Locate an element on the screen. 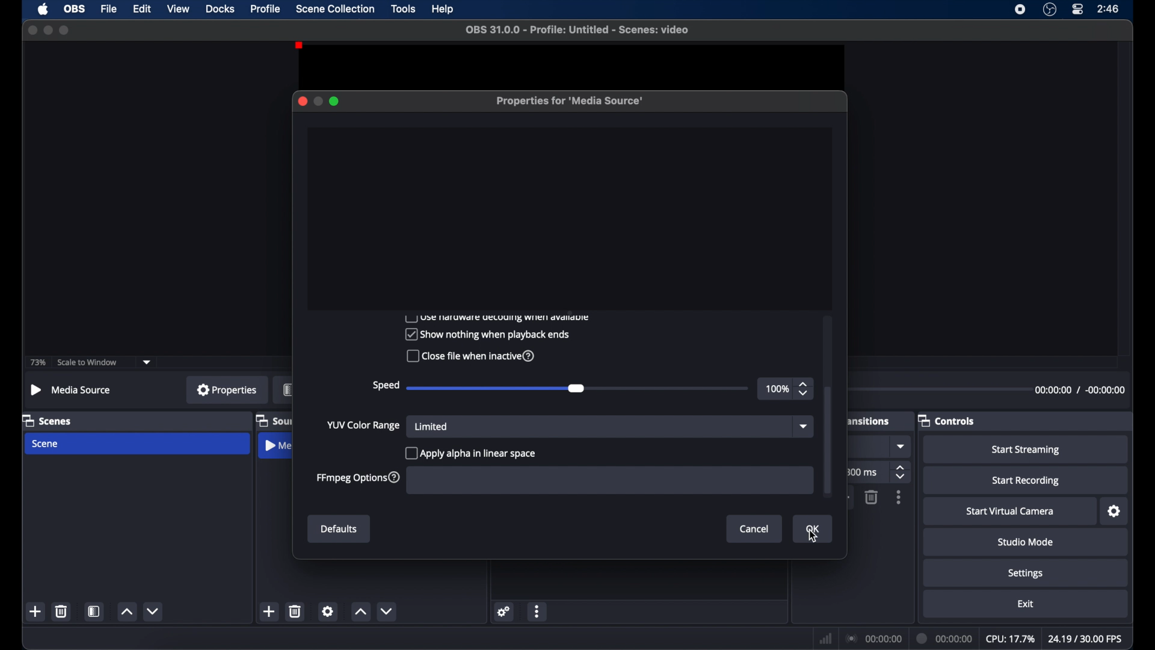  cpu is located at coordinates (1009, 638).